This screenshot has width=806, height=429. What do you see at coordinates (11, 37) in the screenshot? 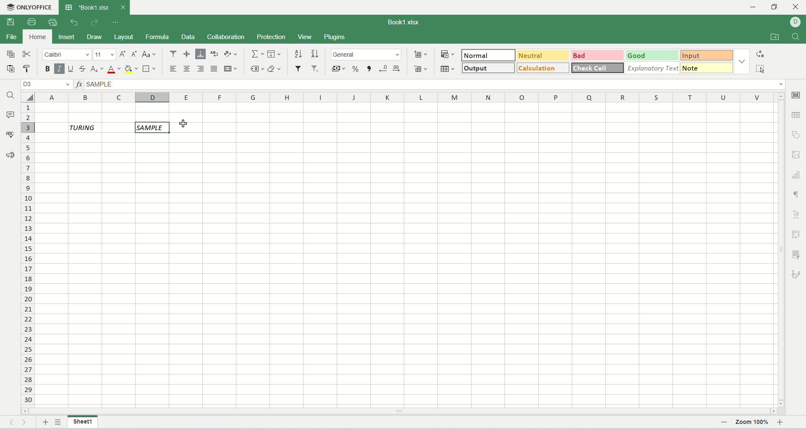
I see `file` at bounding box center [11, 37].